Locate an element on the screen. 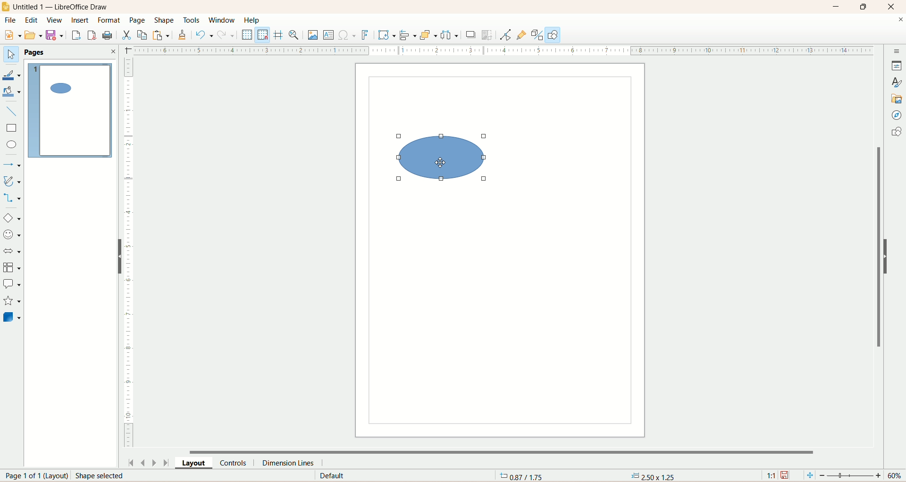 The width and height of the screenshot is (906, 482). save is located at coordinates (54, 36).